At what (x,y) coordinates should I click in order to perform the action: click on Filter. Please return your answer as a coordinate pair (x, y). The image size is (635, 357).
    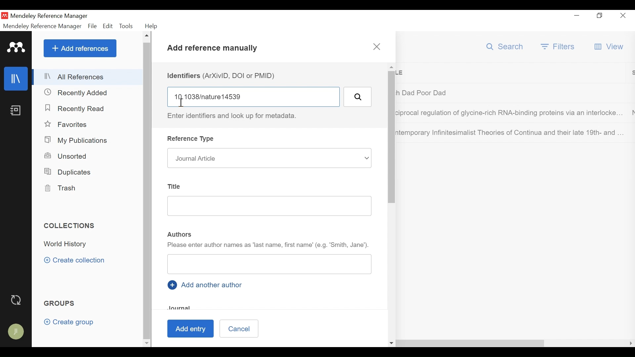
    Looking at the image, I should click on (559, 46).